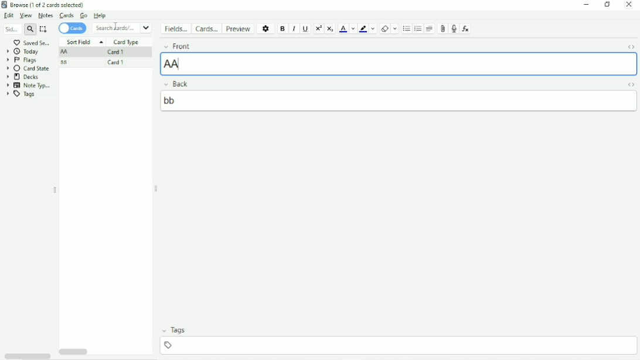 This screenshot has height=360, width=640. Describe the element at coordinates (11, 30) in the screenshot. I see `Search in sidebar` at that location.